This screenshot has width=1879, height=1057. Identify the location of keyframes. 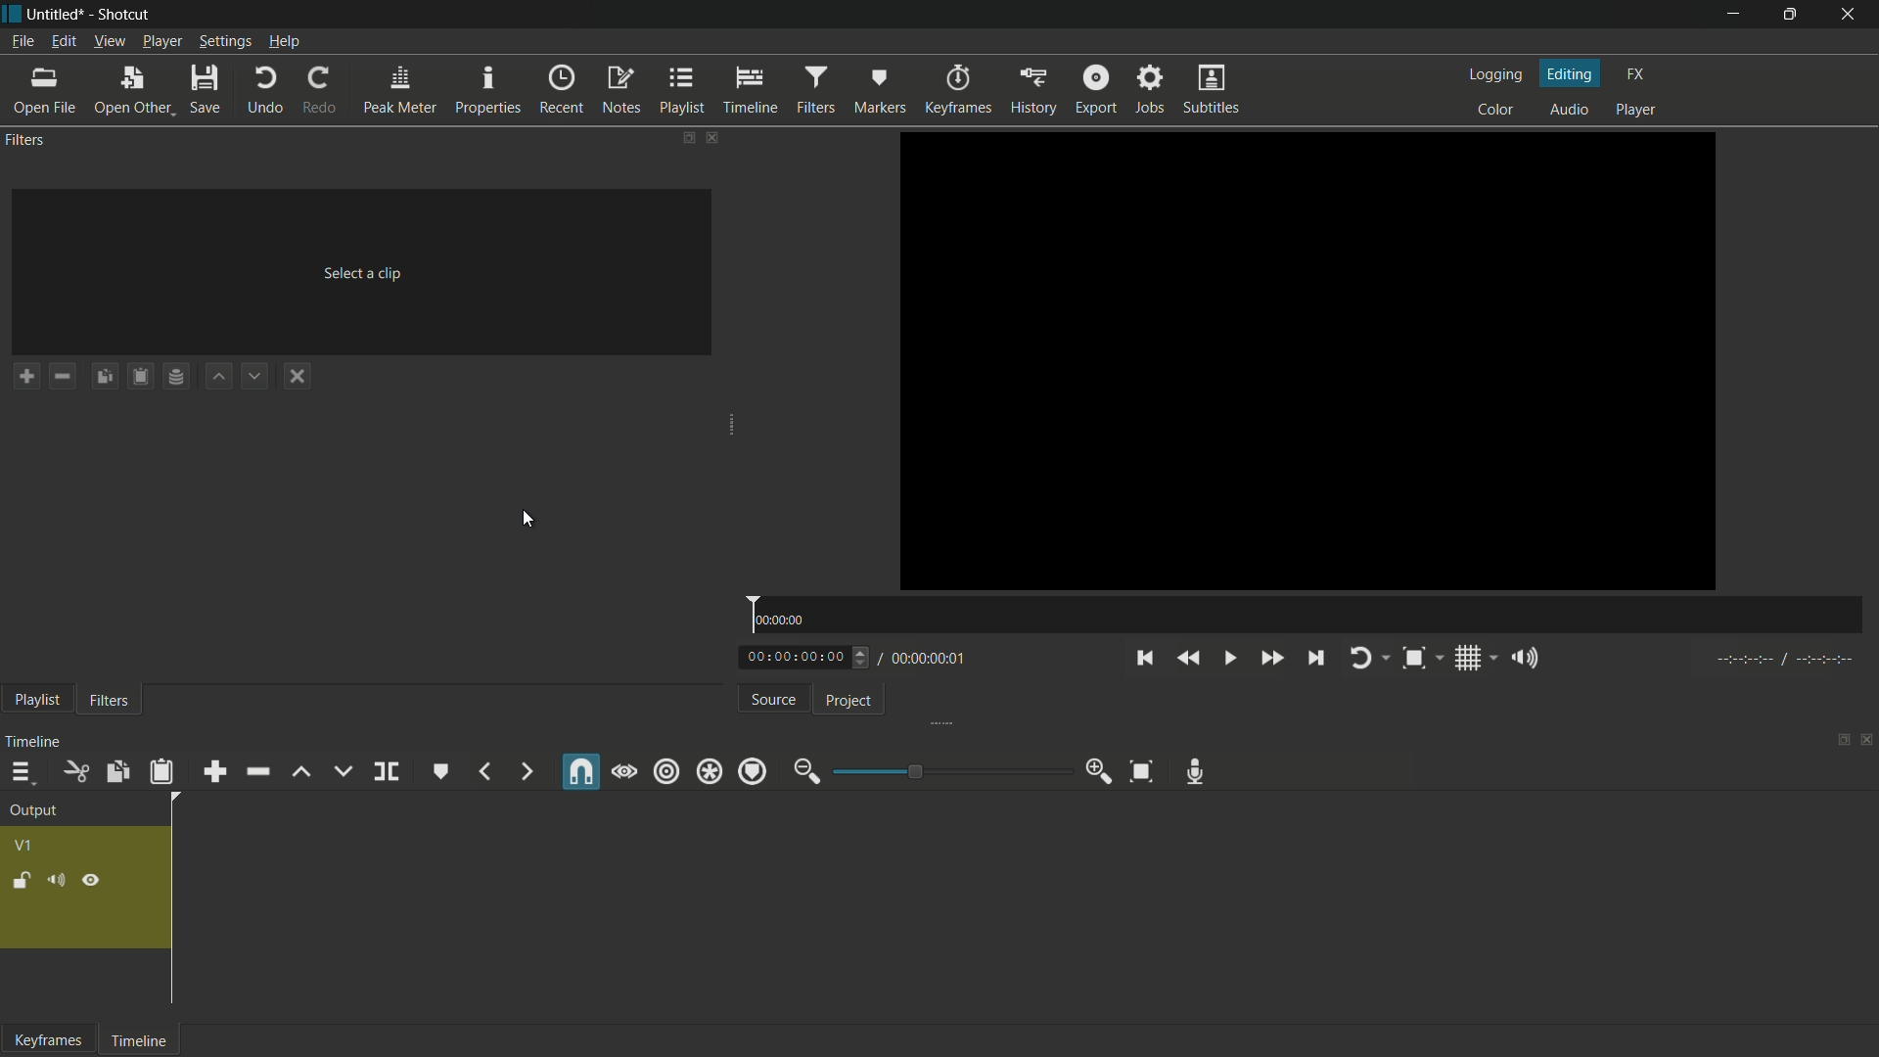
(52, 1042).